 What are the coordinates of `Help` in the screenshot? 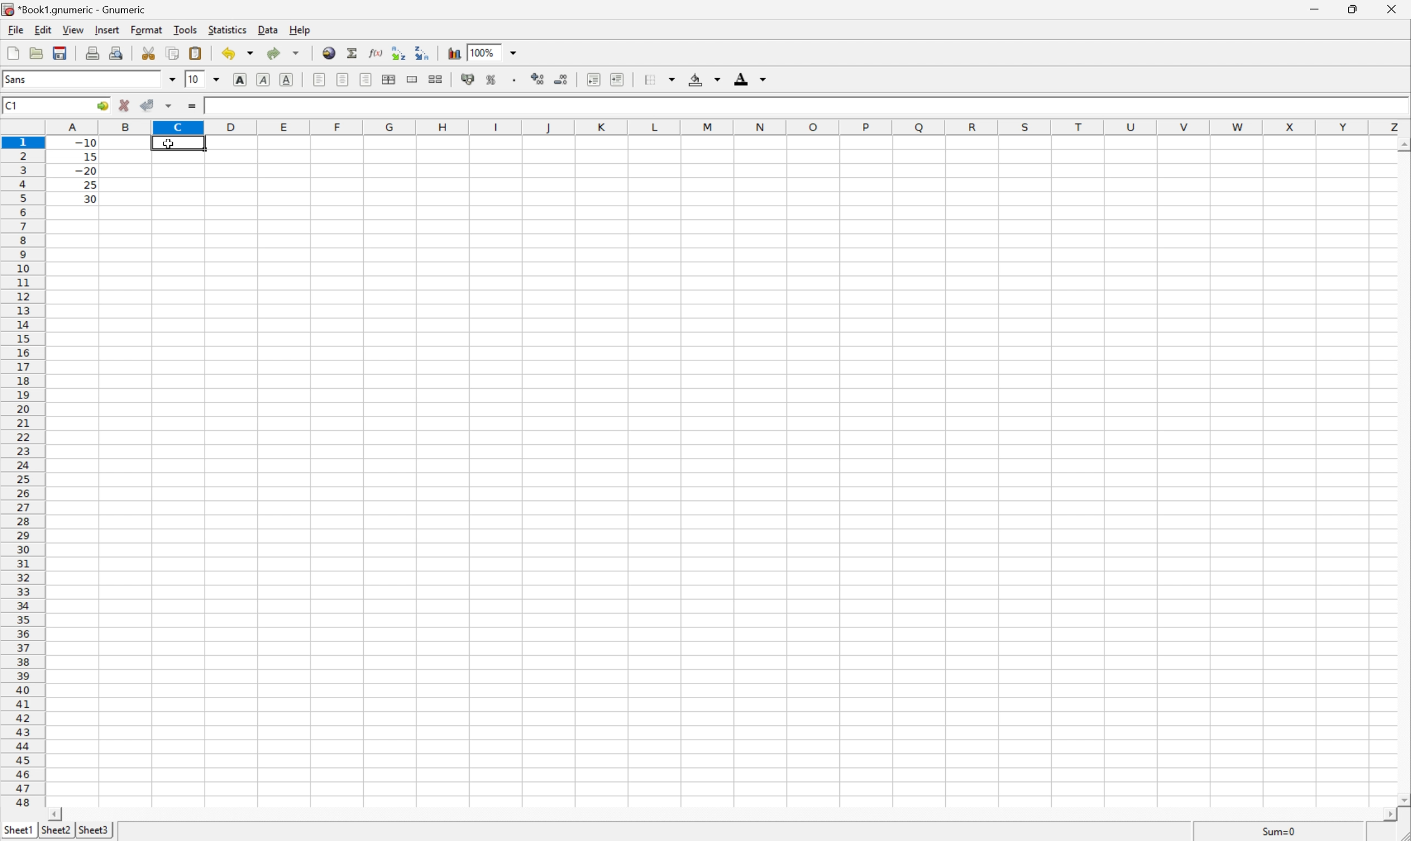 It's located at (300, 31).